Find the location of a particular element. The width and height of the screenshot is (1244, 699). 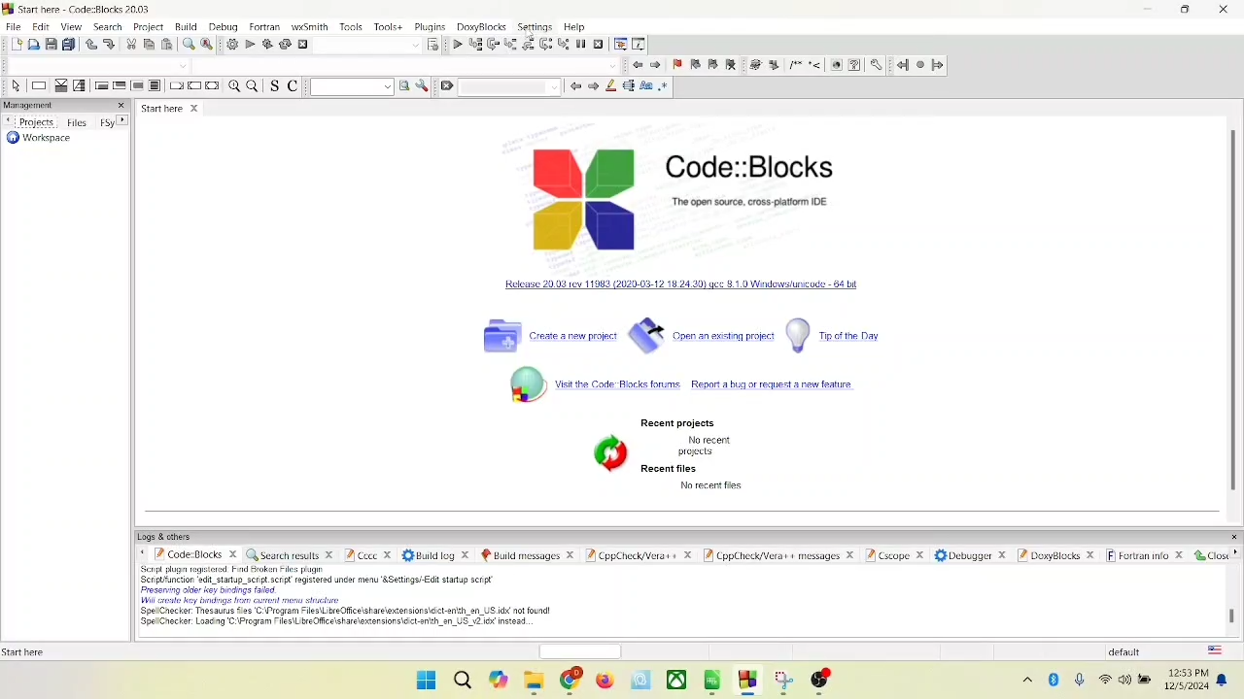

close is located at coordinates (193, 107).